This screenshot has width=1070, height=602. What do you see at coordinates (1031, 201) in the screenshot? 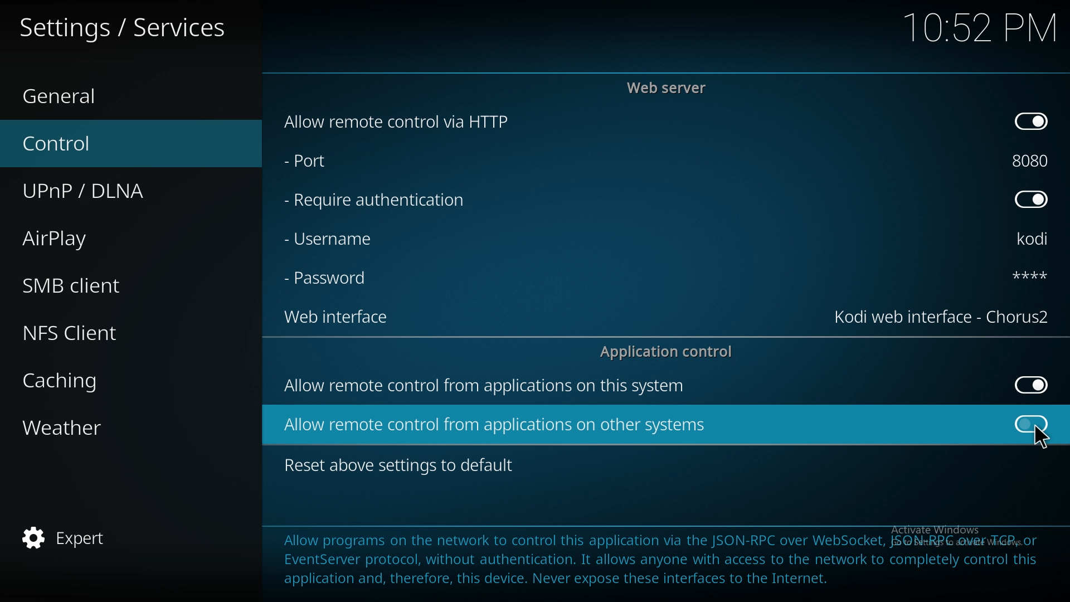
I see `toggle` at bounding box center [1031, 201].